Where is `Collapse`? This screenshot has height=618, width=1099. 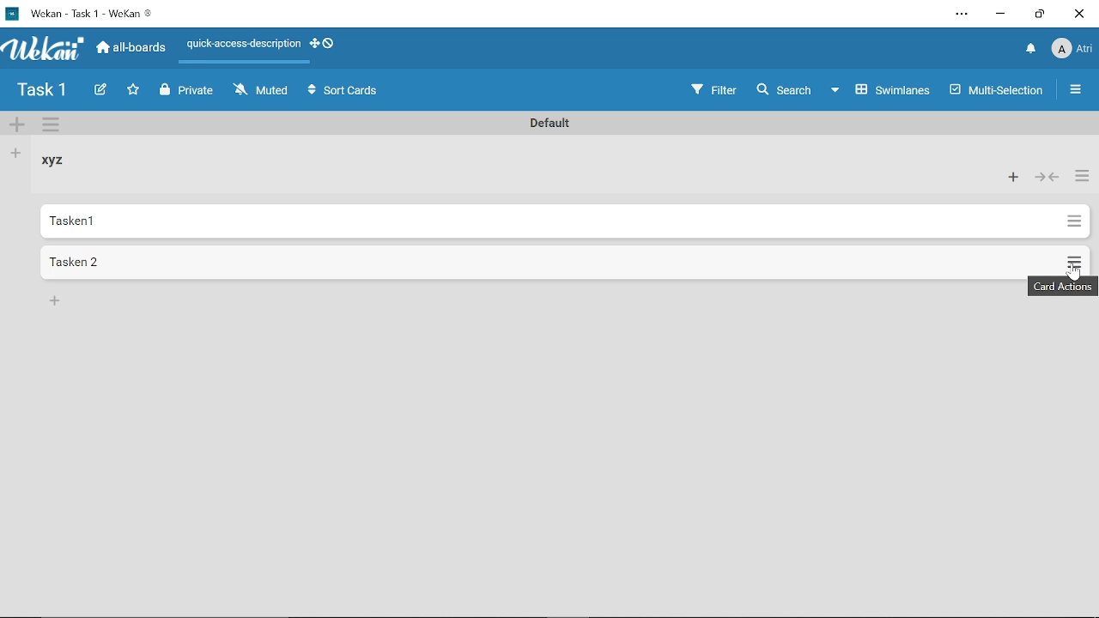 Collapse is located at coordinates (1047, 179).